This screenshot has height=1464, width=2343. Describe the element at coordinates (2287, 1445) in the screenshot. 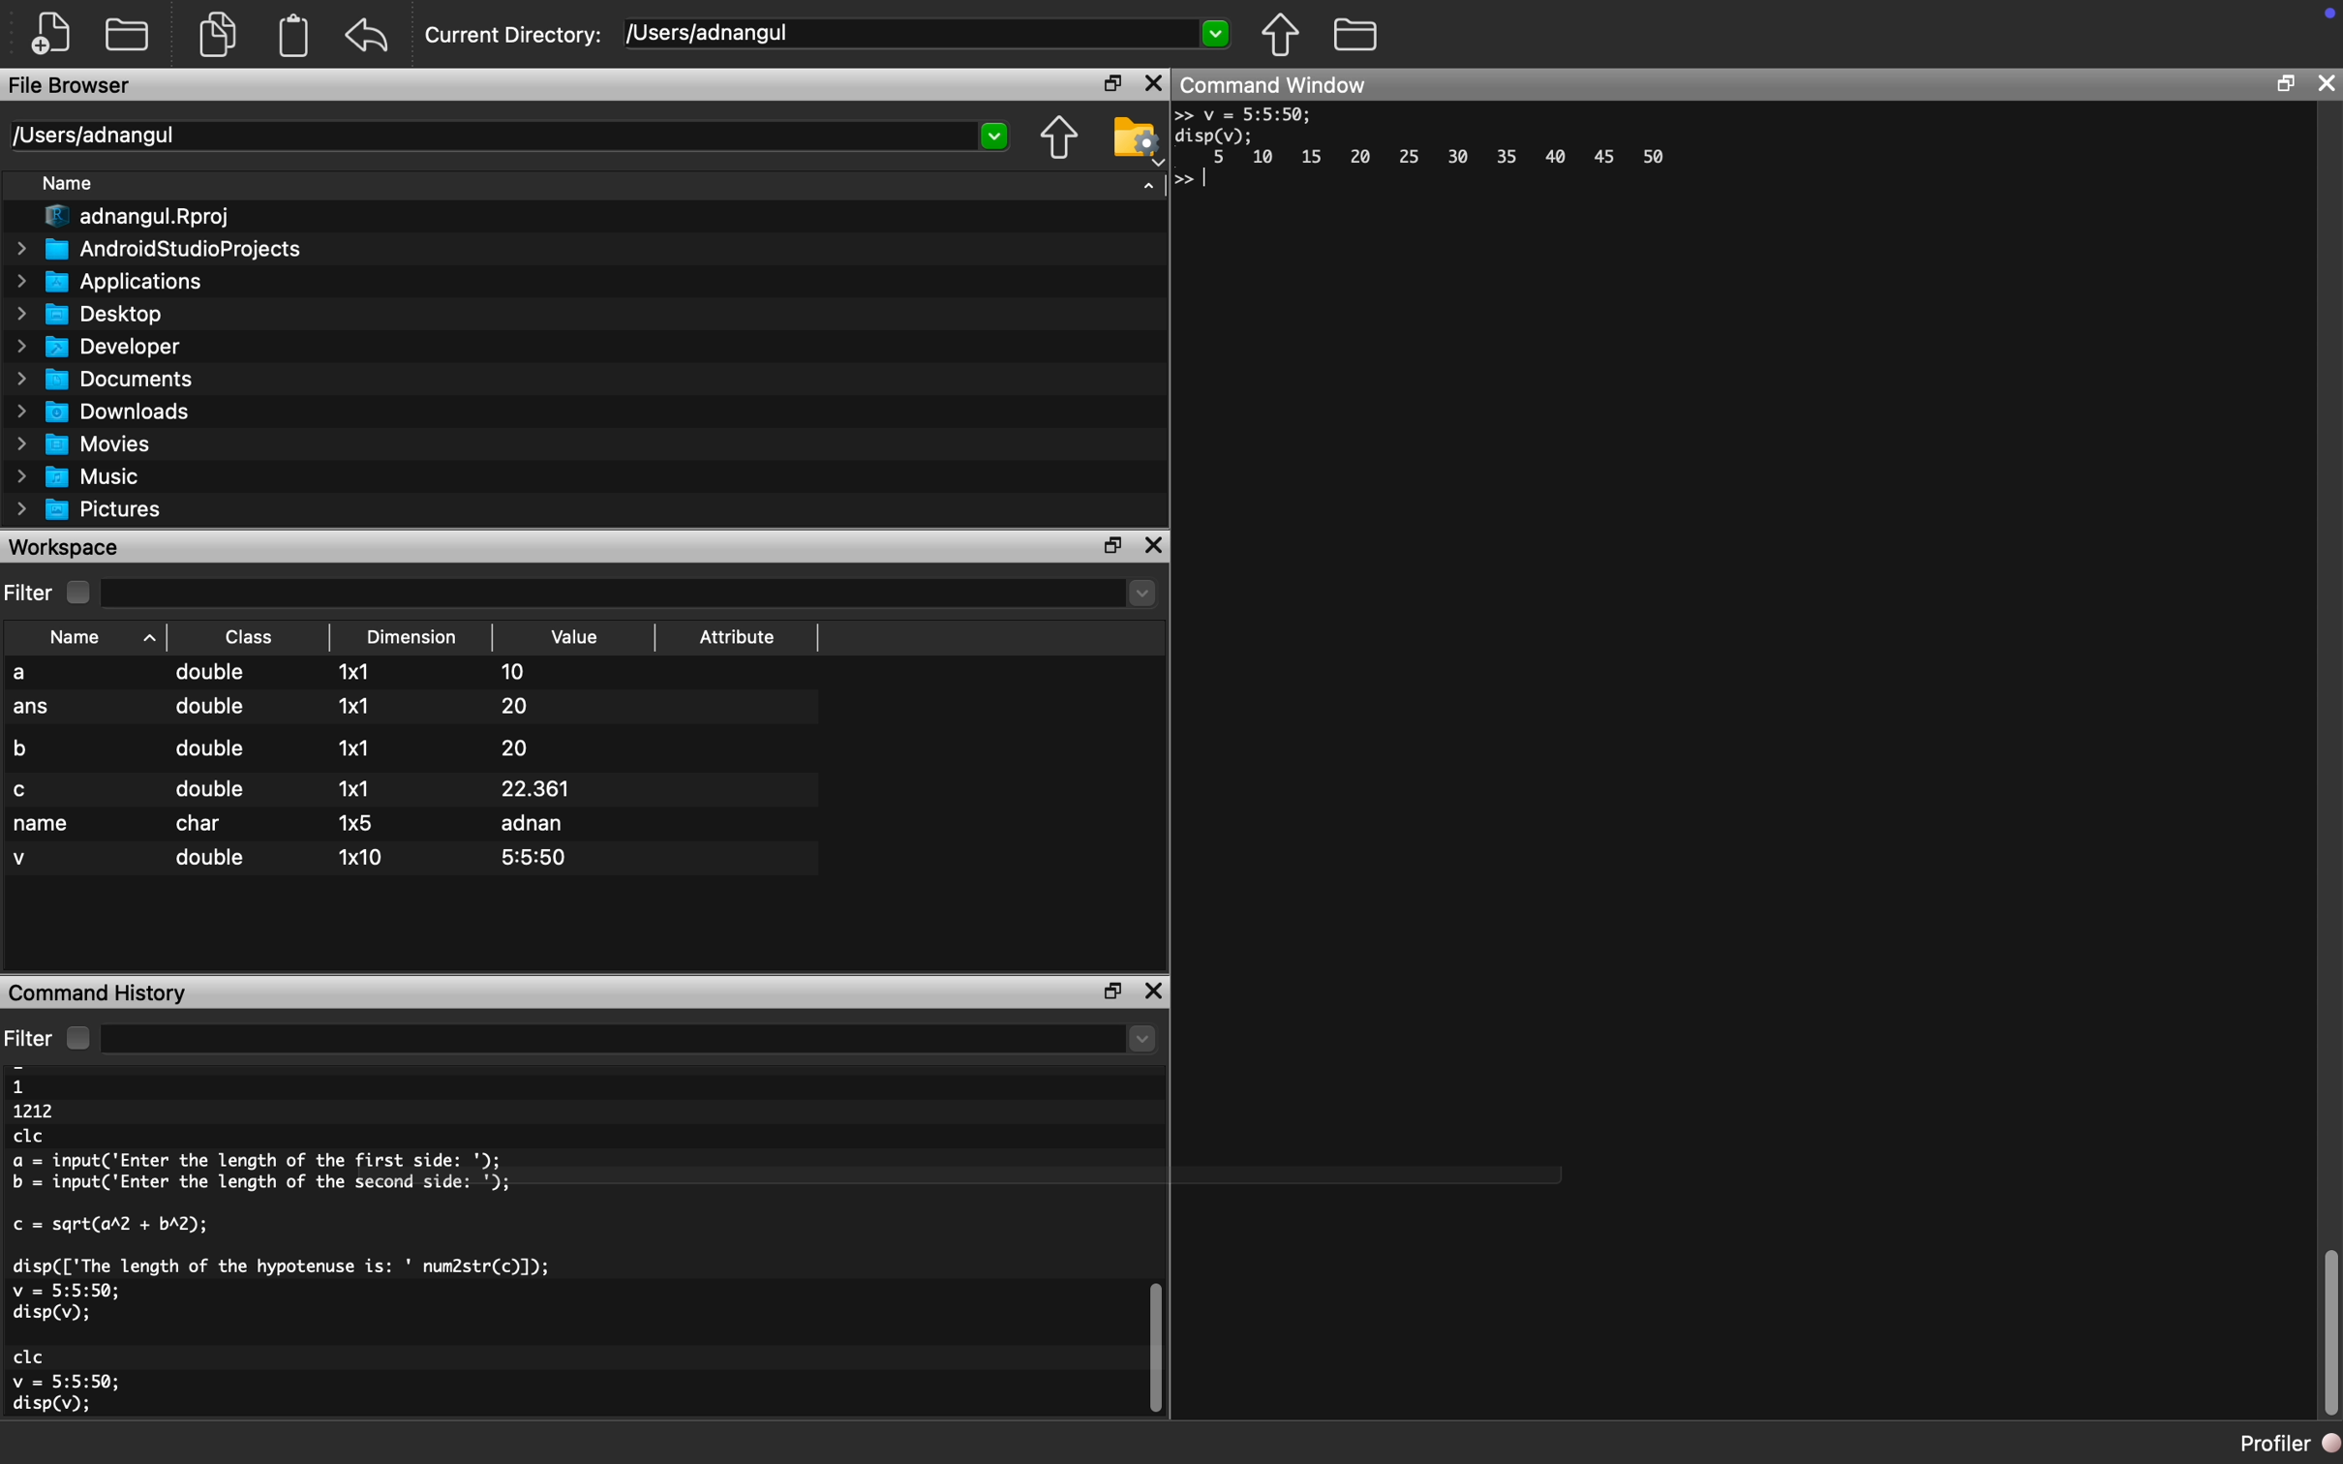

I see `Profiler` at that location.